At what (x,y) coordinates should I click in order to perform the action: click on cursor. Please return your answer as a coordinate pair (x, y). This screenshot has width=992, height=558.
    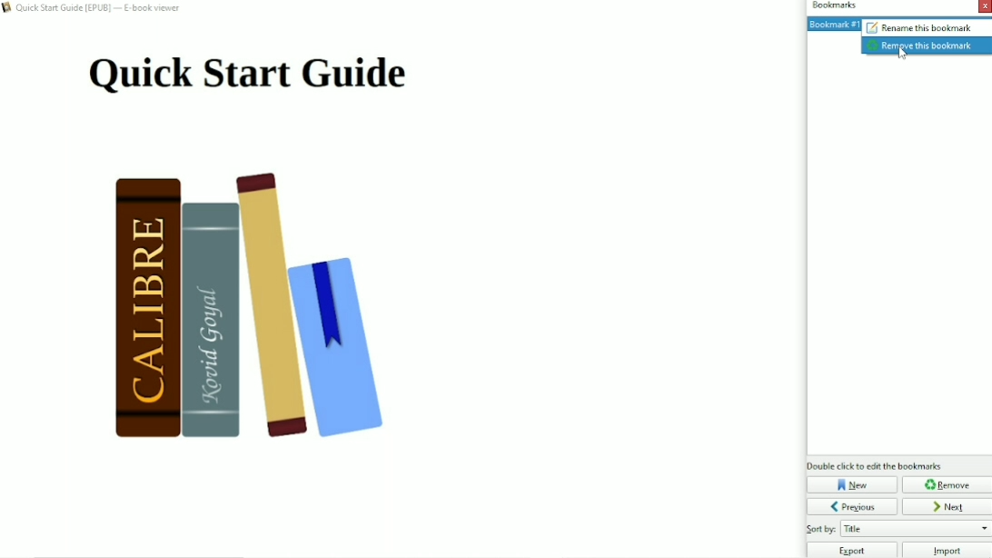
    Looking at the image, I should click on (904, 53).